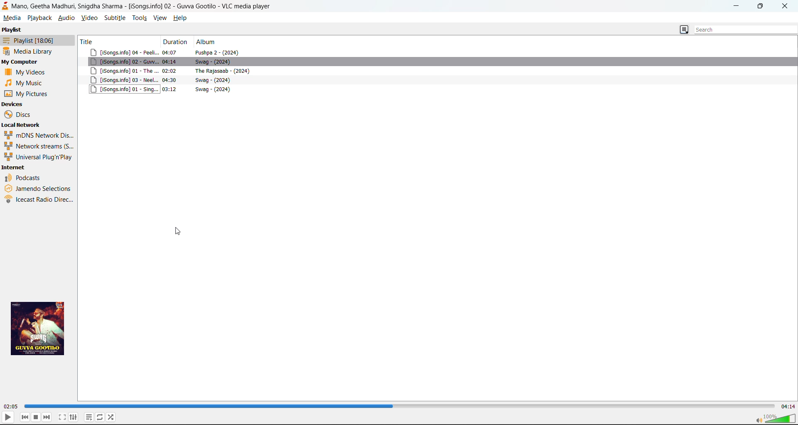  Describe the element at coordinates (40, 328) in the screenshot. I see `thumbnail` at that location.